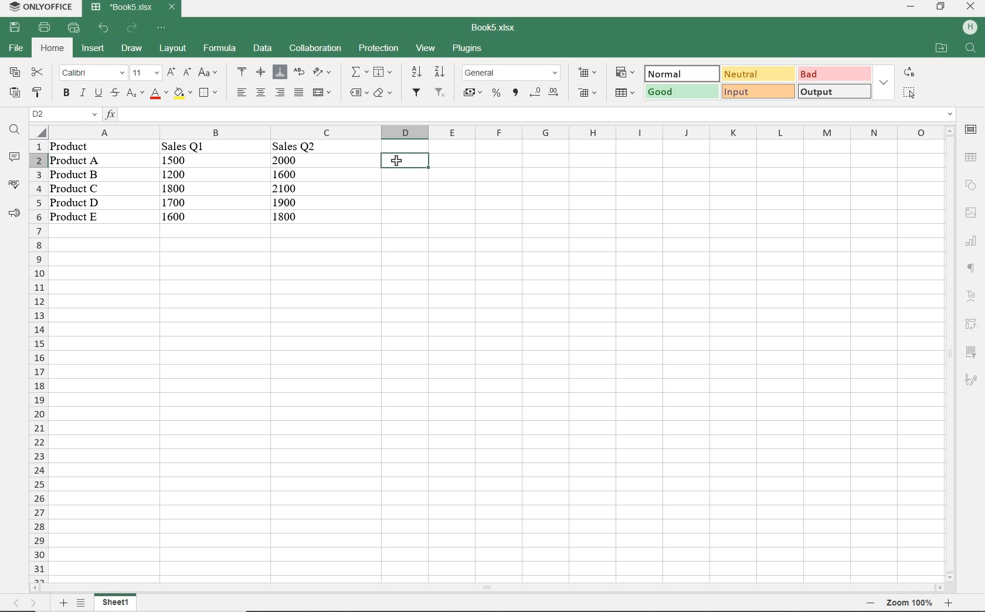 Image resolution: width=985 pixels, height=612 pixels. Describe the element at coordinates (942, 47) in the screenshot. I see `open file location` at that location.